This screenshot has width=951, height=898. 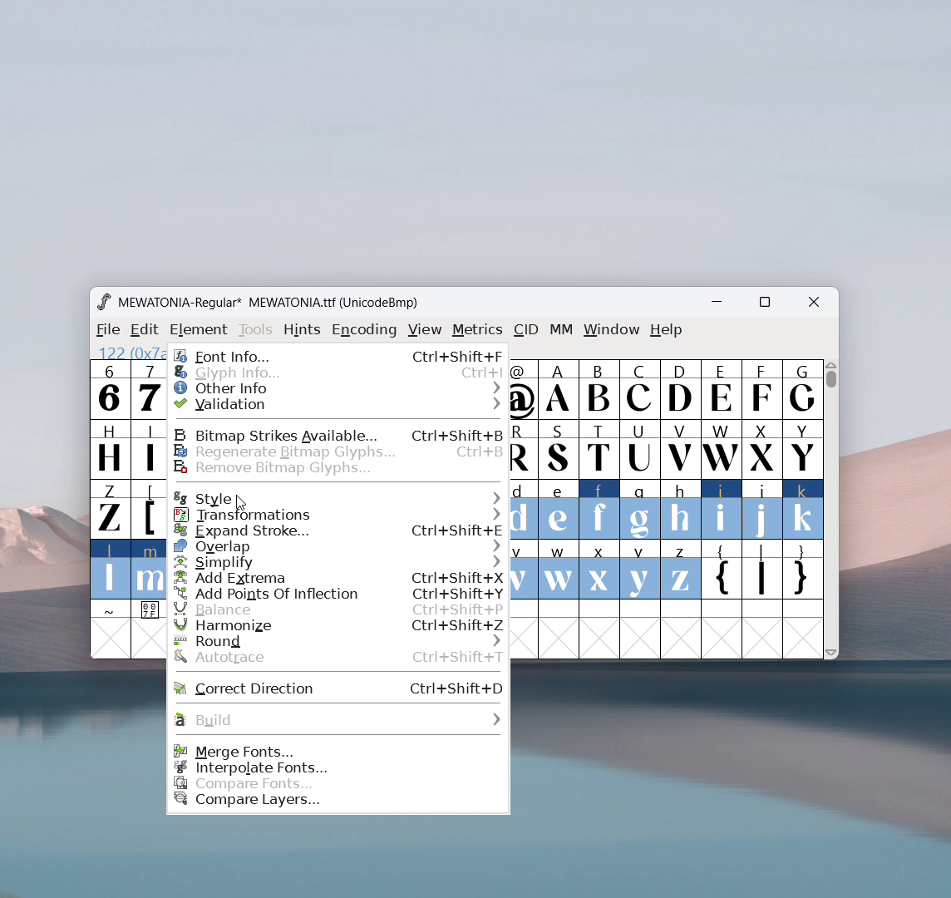 I want to click on add points of inflection, so click(x=339, y=594).